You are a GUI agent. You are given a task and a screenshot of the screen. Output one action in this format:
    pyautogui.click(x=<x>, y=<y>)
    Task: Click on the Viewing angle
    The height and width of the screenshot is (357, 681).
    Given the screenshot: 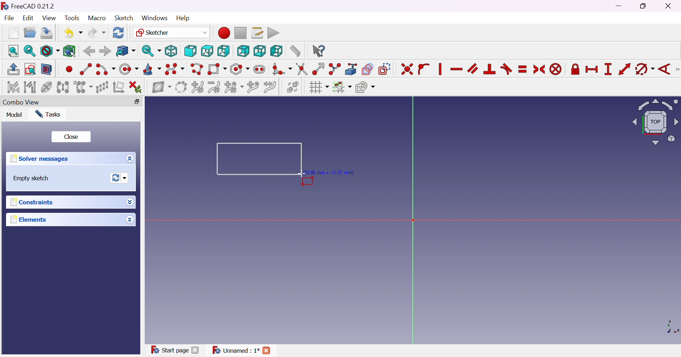 What is the action you would take?
    pyautogui.click(x=654, y=121)
    